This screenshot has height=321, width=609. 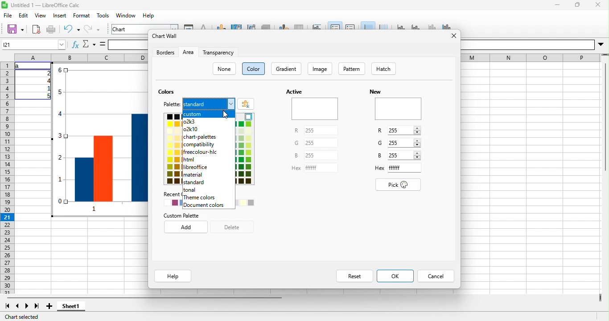 What do you see at coordinates (317, 26) in the screenshot?
I see `title` at bounding box center [317, 26].